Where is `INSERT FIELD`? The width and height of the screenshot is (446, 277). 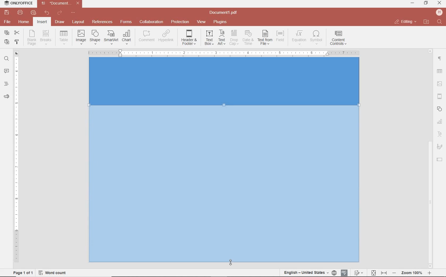 INSERT FIELD is located at coordinates (281, 36).